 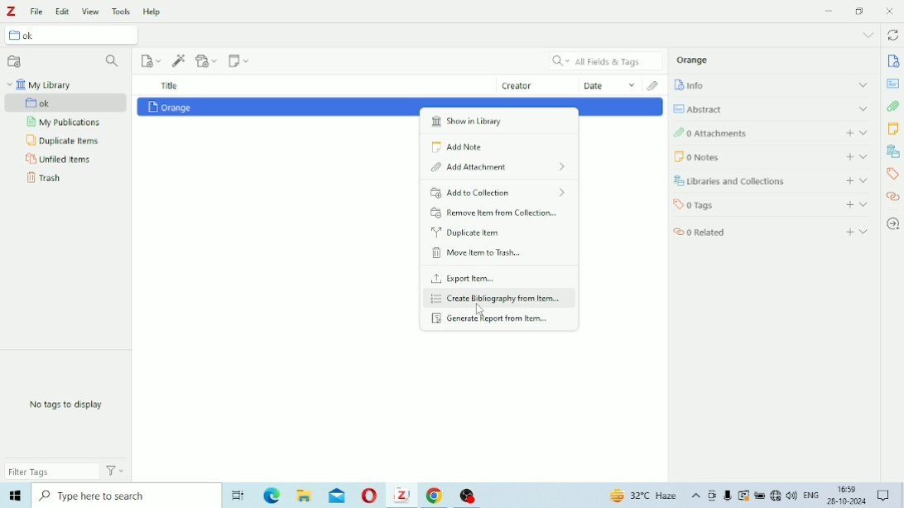 What do you see at coordinates (769, 132) in the screenshot?
I see `Attachments` at bounding box center [769, 132].